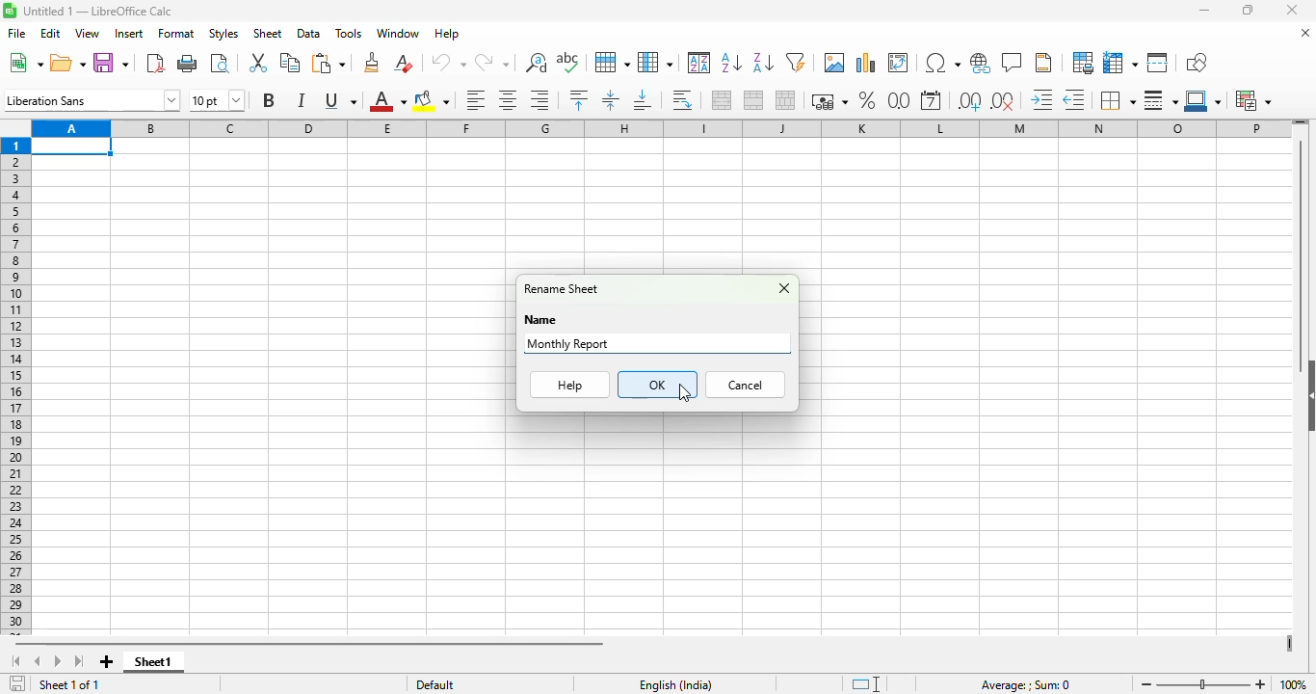 This screenshot has height=694, width=1316. Describe the element at coordinates (699, 63) in the screenshot. I see `sort` at that location.